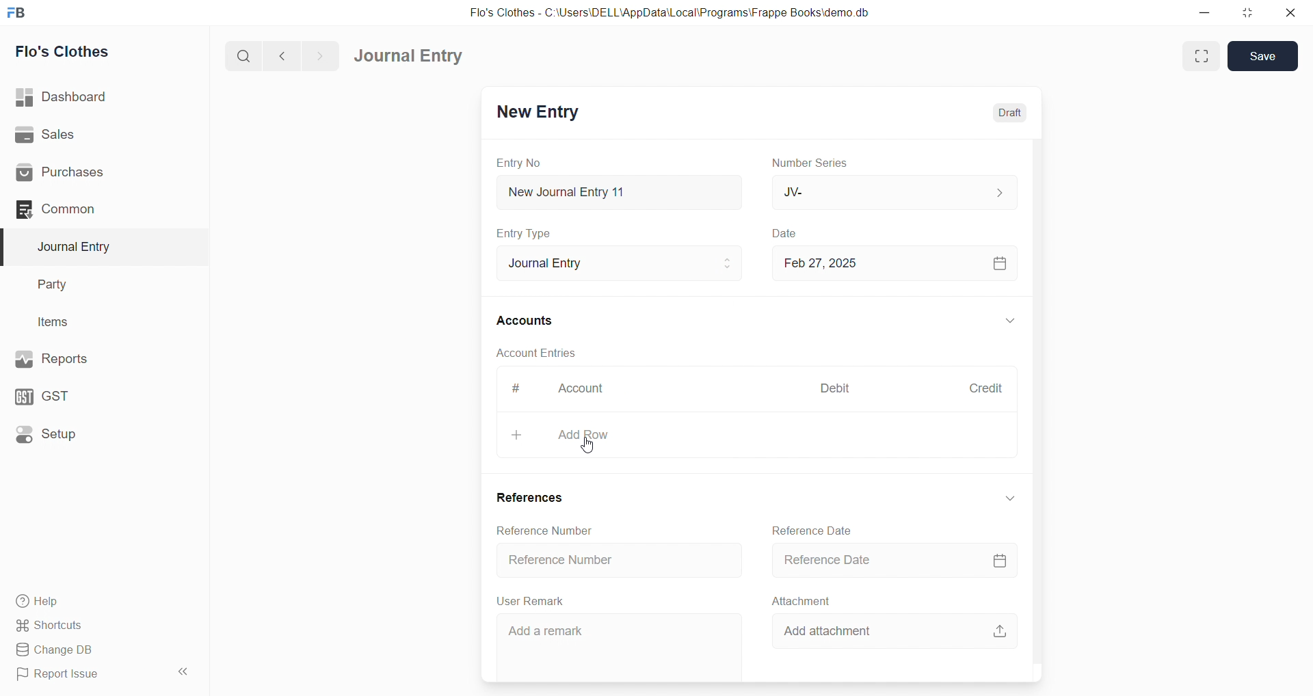  Describe the element at coordinates (85, 602) in the screenshot. I see `Help` at that location.